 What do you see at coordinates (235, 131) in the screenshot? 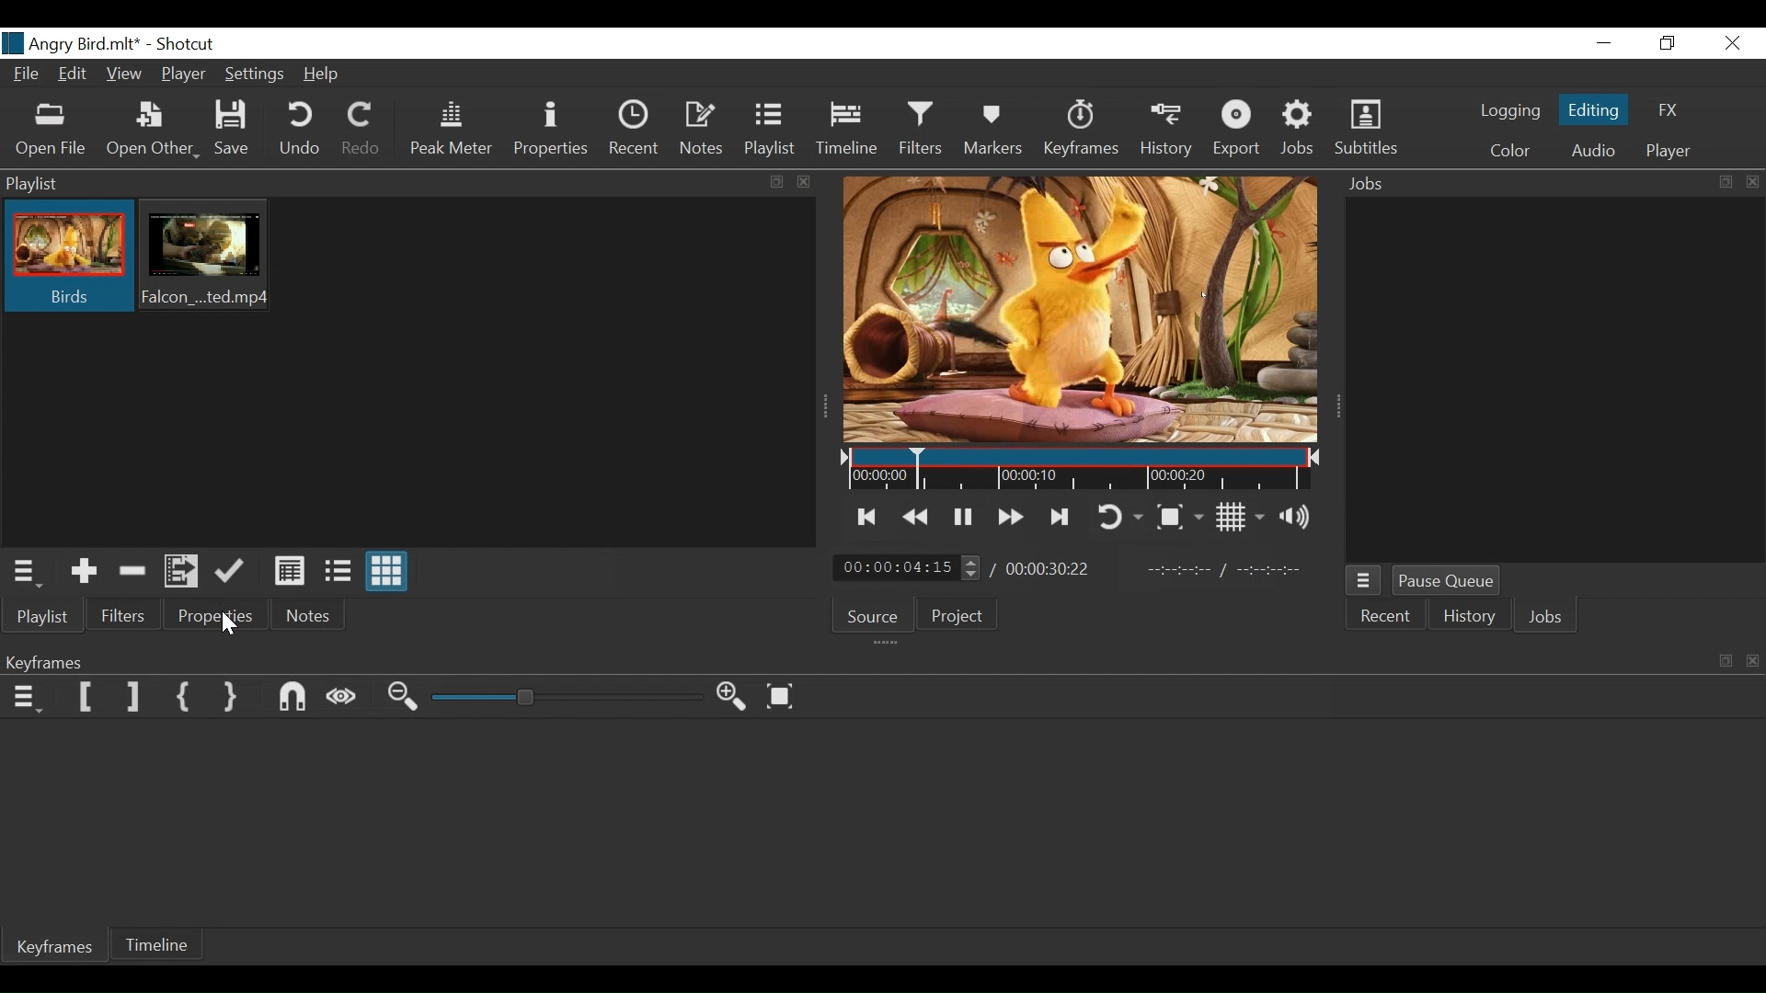
I see `Save` at bounding box center [235, 131].